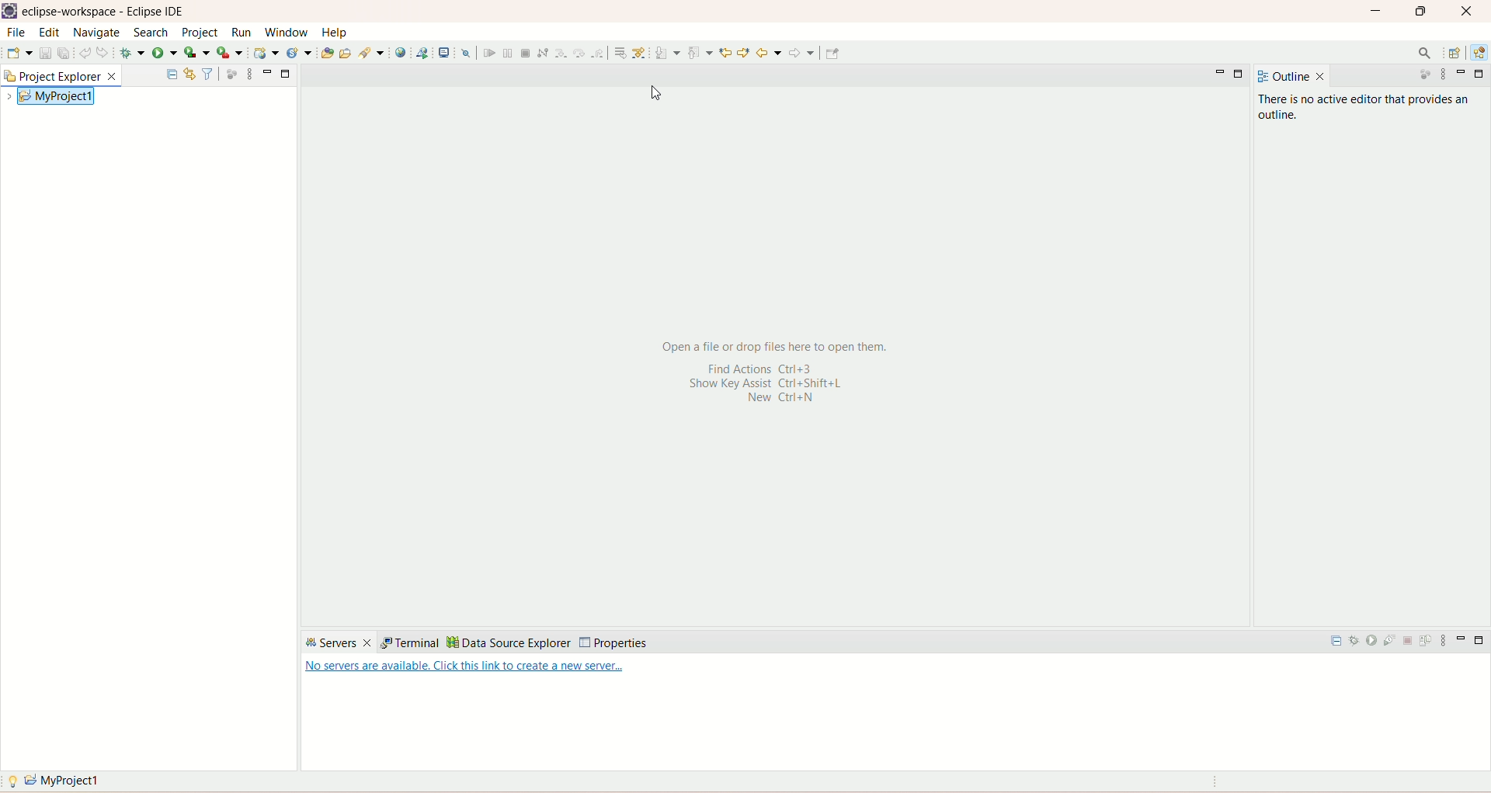 The height and width of the screenshot is (793, 1491). What do you see at coordinates (669, 54) in the screenshot?
I see `next annotation` at bounding box center [669, 54].